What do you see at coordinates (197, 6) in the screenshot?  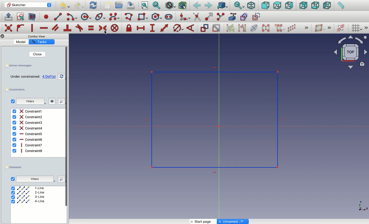 I see `Back` at bounding box center [197, 6].